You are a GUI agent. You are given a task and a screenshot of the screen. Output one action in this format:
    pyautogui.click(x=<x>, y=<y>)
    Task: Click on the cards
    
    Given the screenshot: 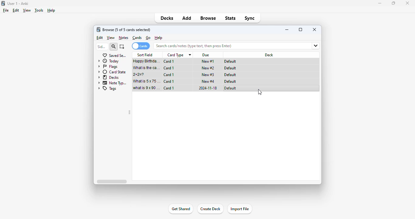 What is the action you would take?
    pyautogui.click(x=137, y=38)
    